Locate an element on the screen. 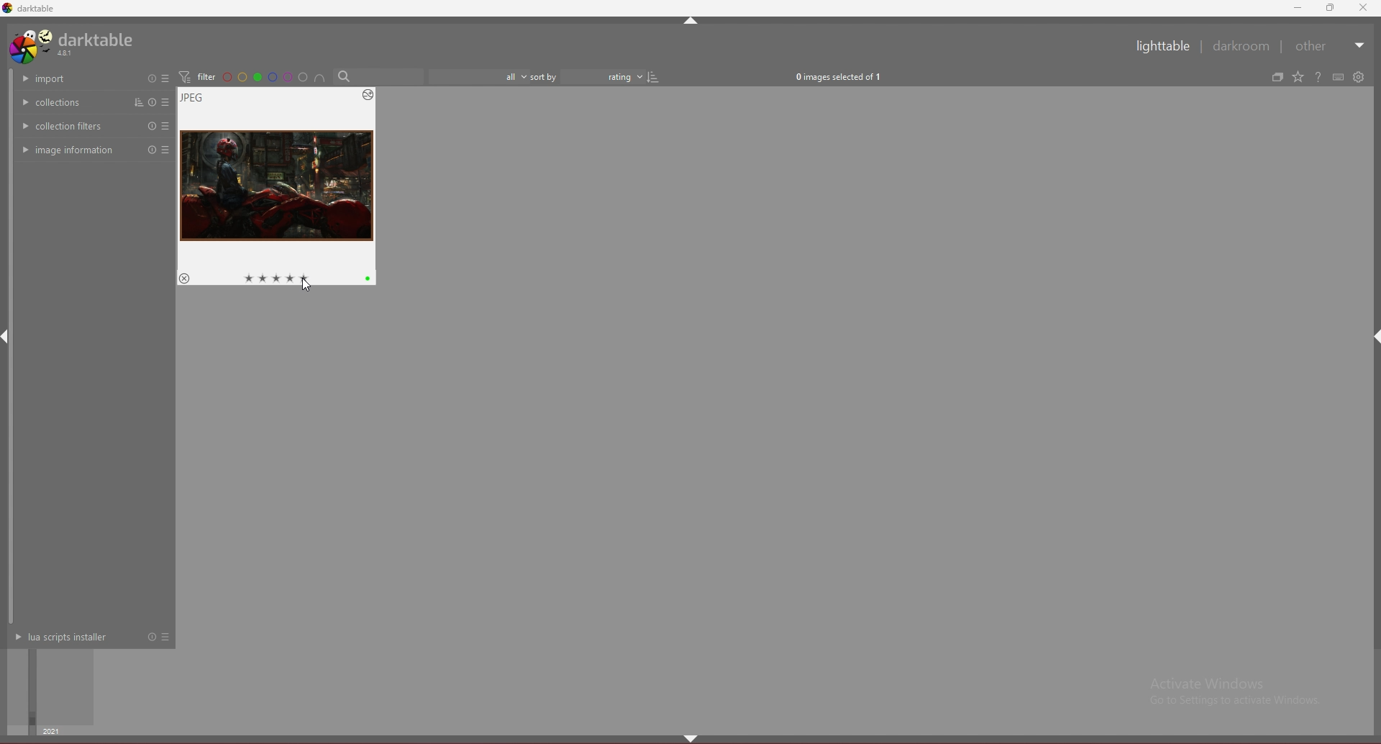 Image resolution: width=1381 pixels, height=744 pixels. color filter is located at coordinates (266, 77).